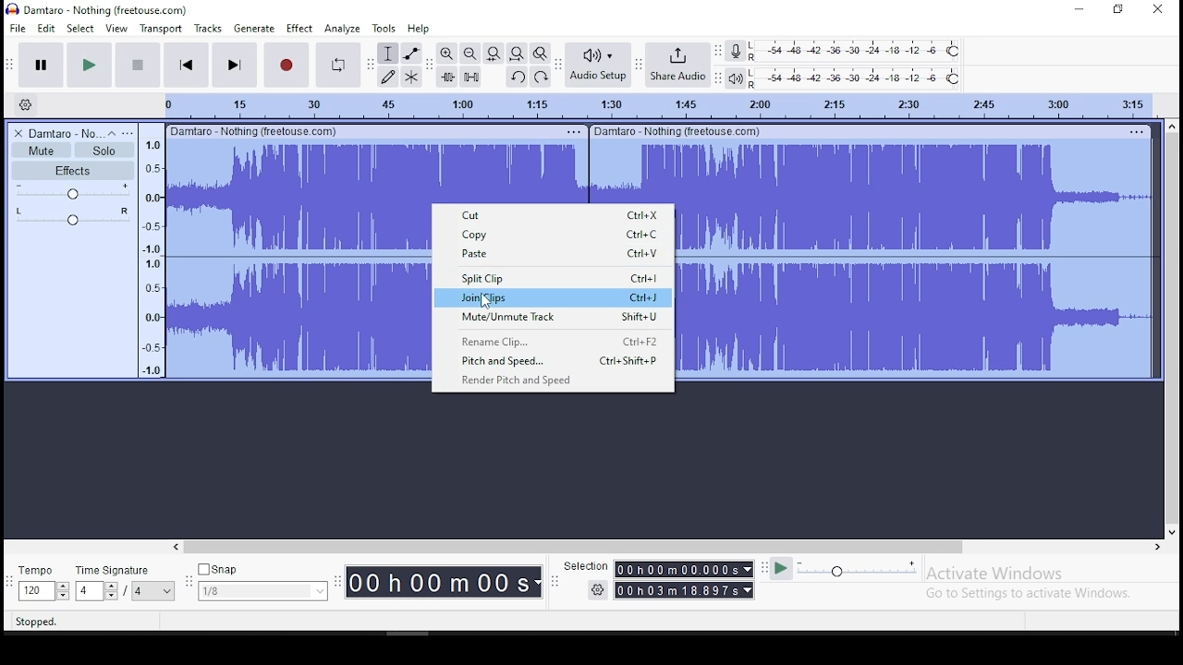  Describe the element at coordinates (684, 590) in the screenshot. I see `time menu` at that location.